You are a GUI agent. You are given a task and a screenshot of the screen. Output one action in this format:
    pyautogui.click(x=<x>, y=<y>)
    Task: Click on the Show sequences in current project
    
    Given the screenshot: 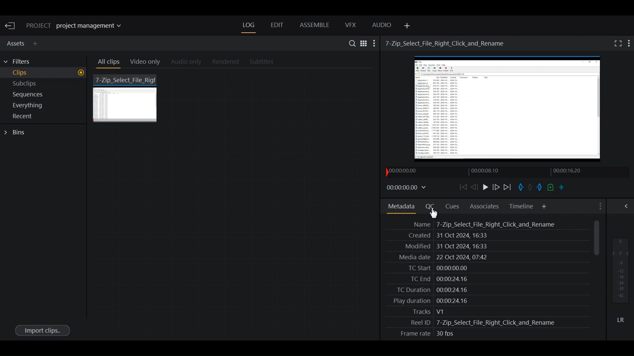 What is the action you would take?
    pyautogui.click(x=45, y=95)
    